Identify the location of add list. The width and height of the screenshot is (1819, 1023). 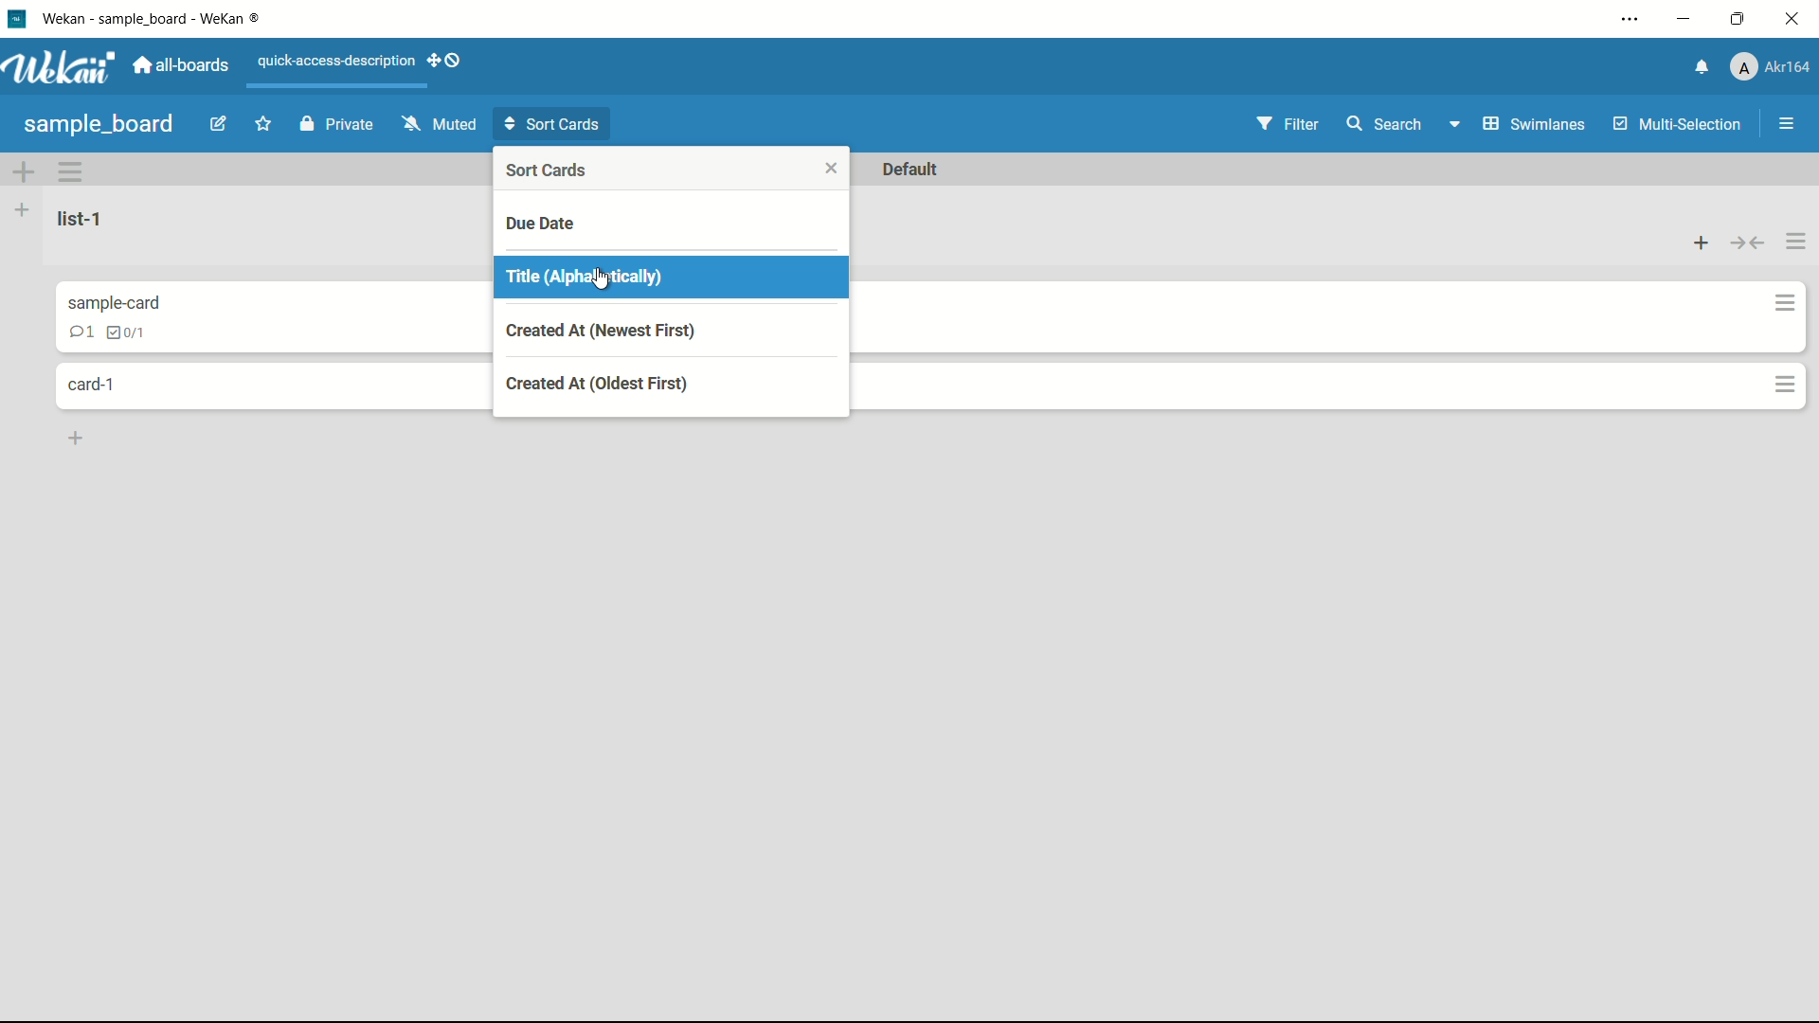
(25, 209).